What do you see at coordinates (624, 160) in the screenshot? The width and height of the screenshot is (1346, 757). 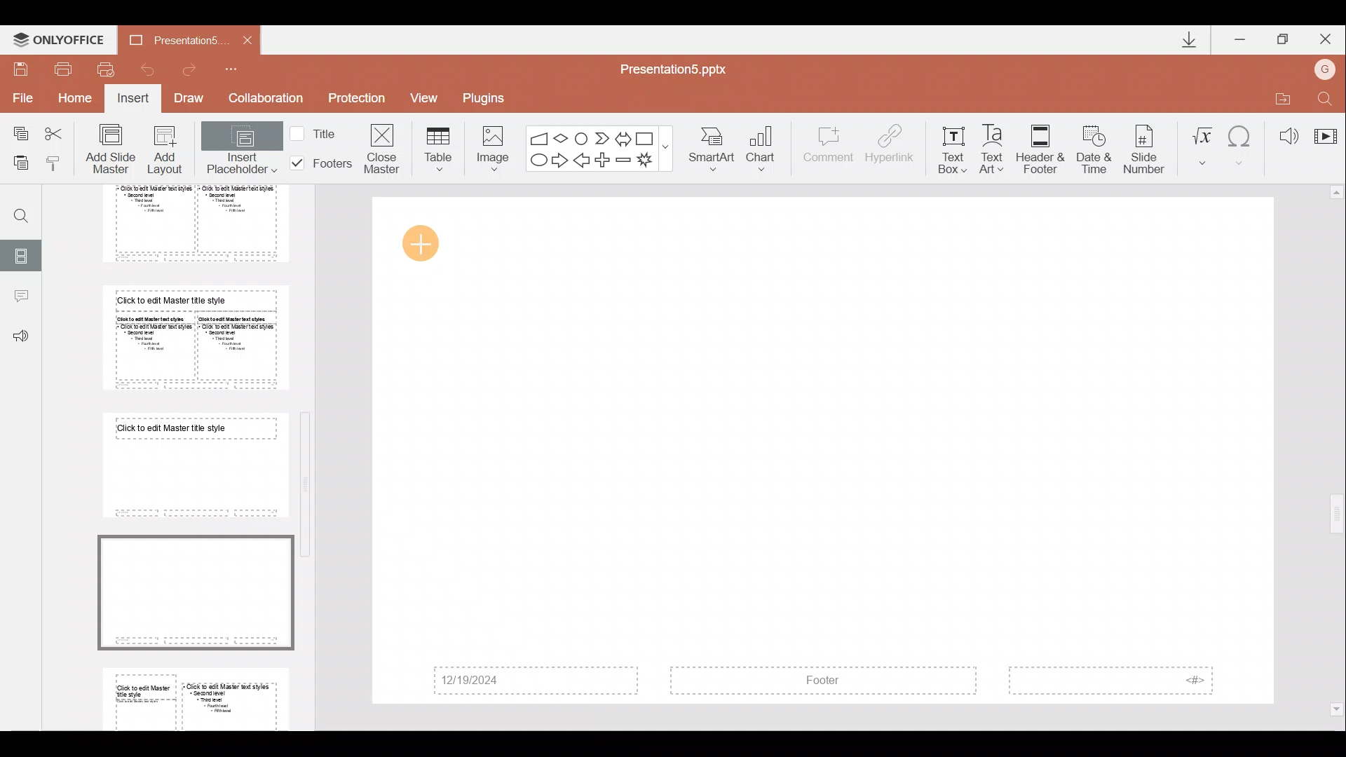 I see `Minus` at bounding box center [624, 160].